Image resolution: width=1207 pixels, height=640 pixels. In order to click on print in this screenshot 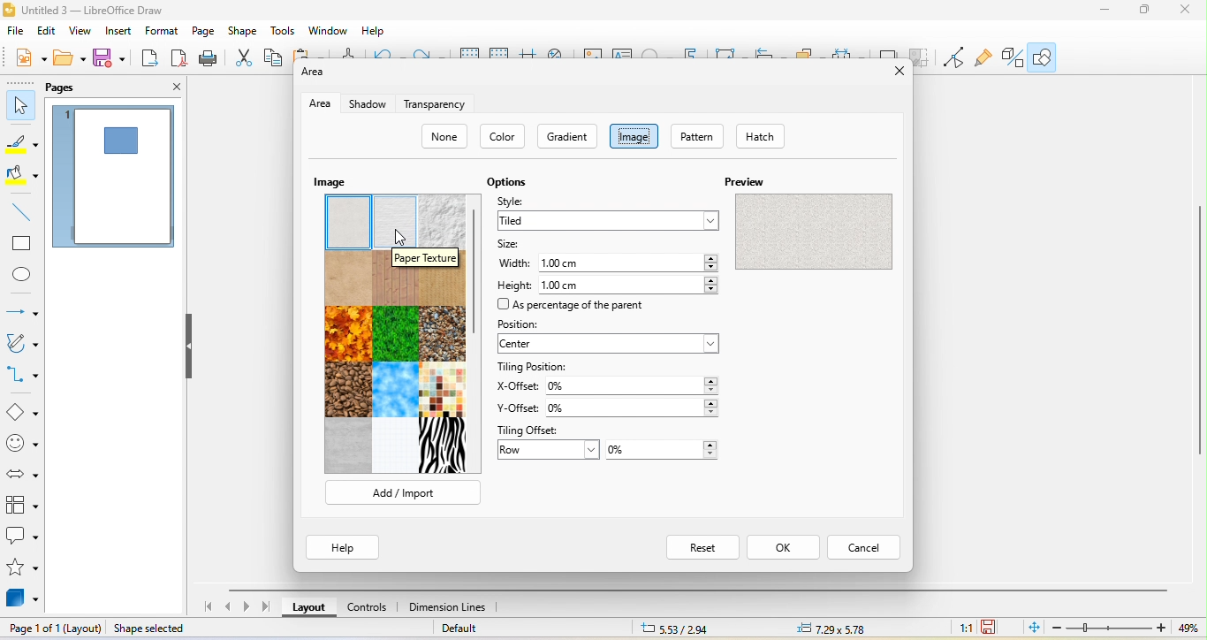, I will do `click(212, 60)`.